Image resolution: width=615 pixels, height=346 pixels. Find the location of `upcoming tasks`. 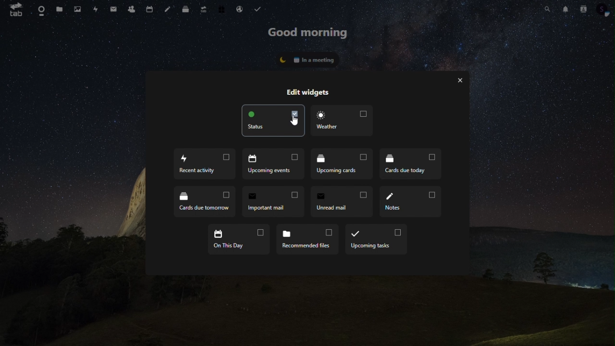

upcoming tasks is located at coordinates (377, 239).